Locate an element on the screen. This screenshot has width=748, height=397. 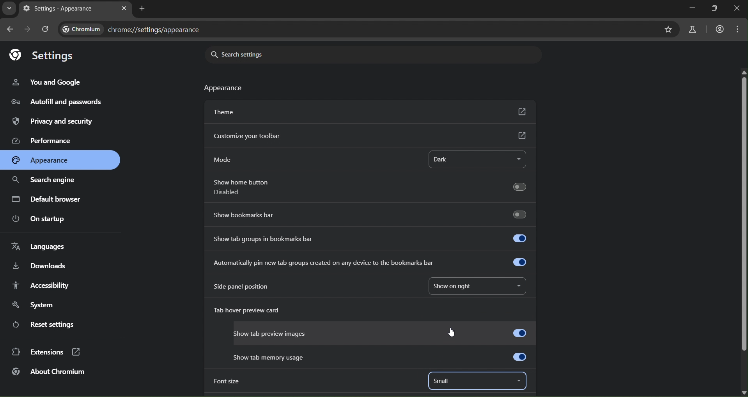
show on right is located at coordinates (473, 287).